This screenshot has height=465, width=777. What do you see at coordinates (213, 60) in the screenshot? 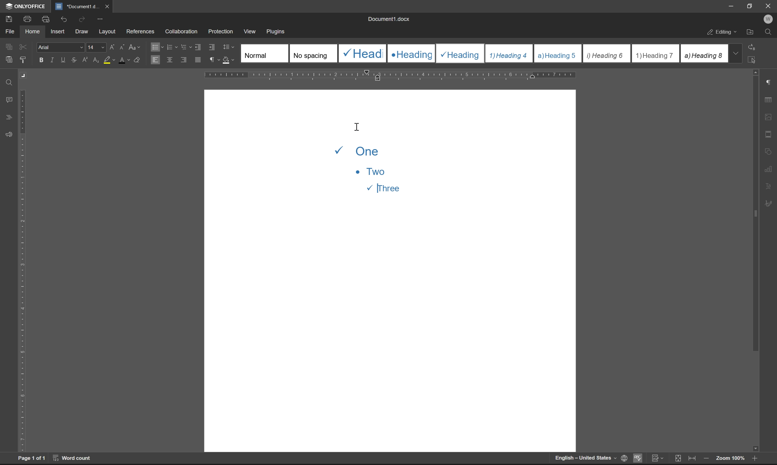
I see `paragraph` at bounding box center [213, 60].